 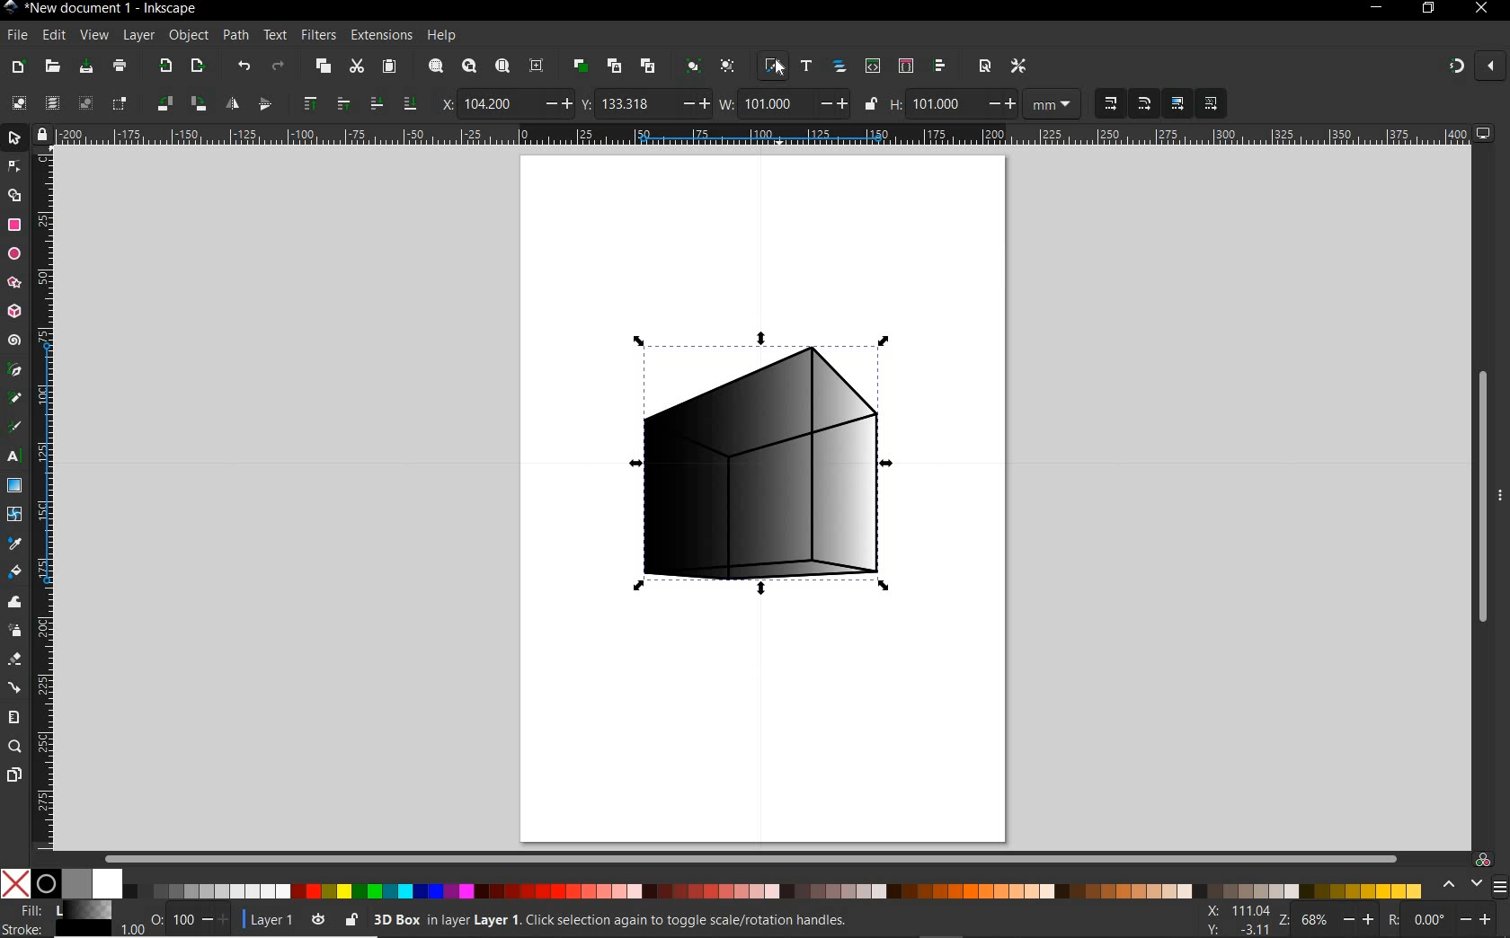 What do you see at coordinates (15, 283) in the screenshot?
I see `STAR TOOL` at bounding box center [15, 283].